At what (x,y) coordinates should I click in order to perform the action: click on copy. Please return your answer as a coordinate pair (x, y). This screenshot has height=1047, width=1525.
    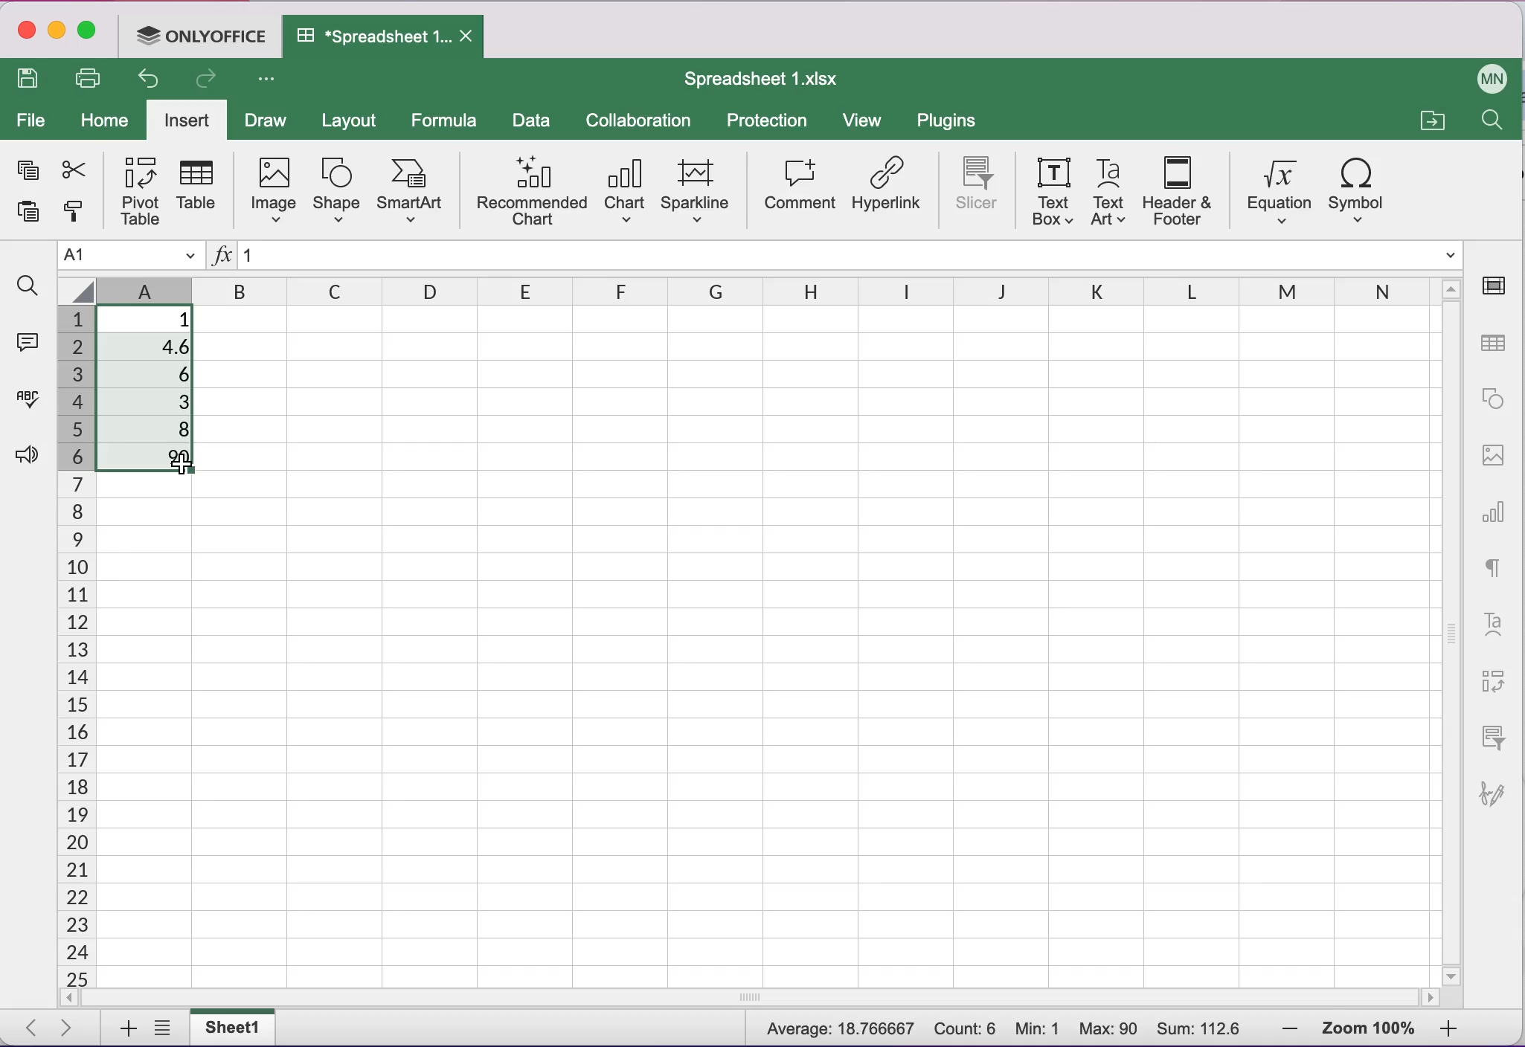
    Looking at the image, I should click on (26, 171).